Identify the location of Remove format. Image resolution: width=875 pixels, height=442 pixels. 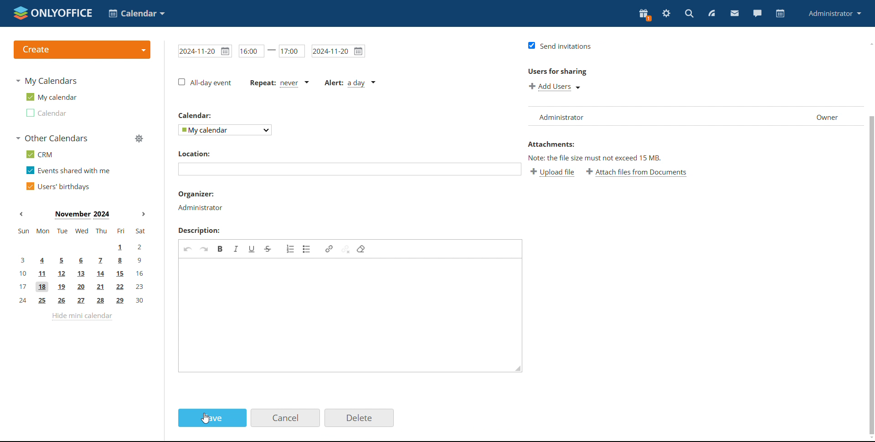
(361, 249).